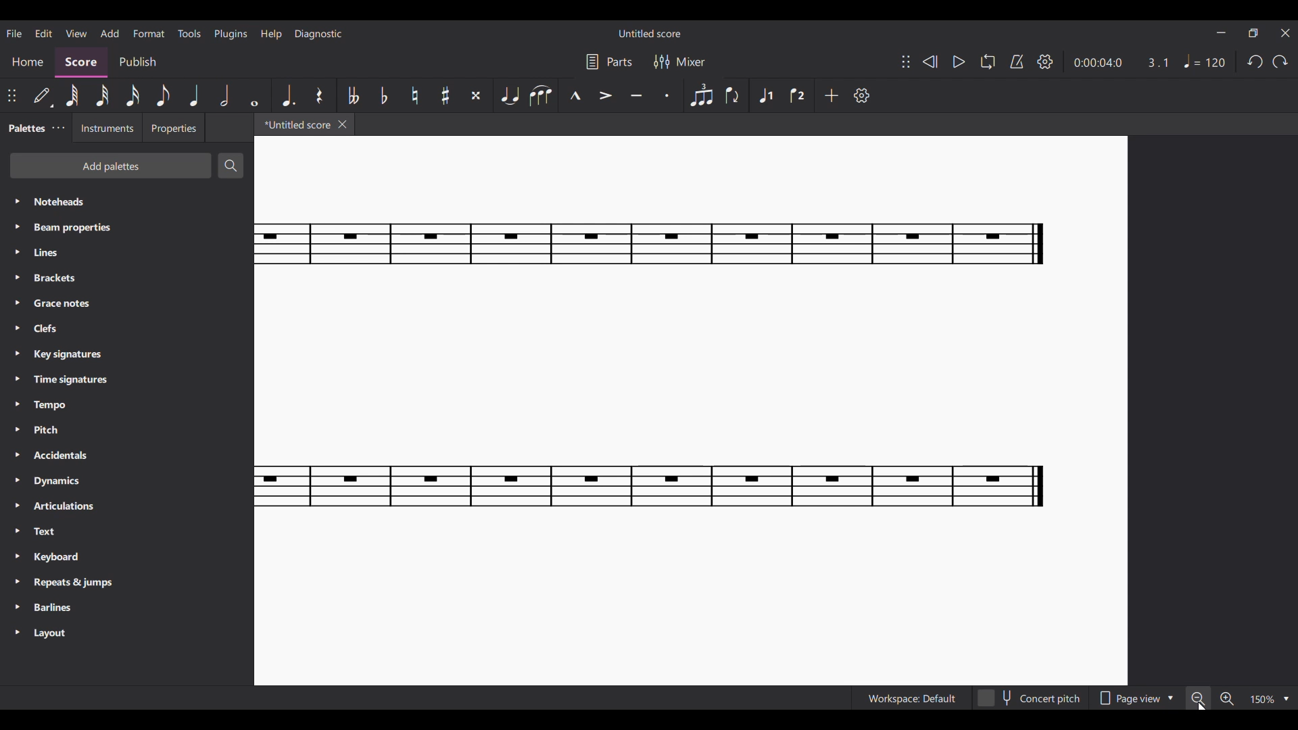 The height and width of the screenshot is (730, 1298). Describe the element at coordinates (127, 582) in the screenshot. I see `Repeats & jumps` at that location.